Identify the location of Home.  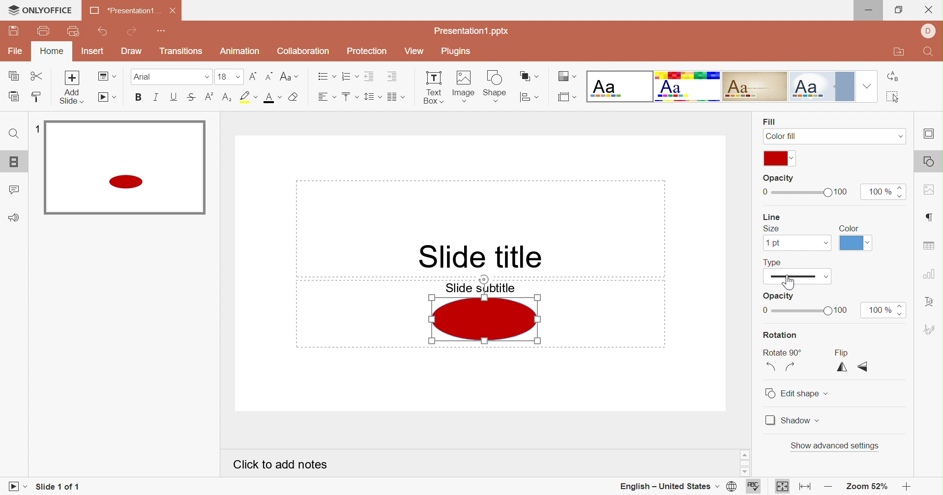
(53, 52).